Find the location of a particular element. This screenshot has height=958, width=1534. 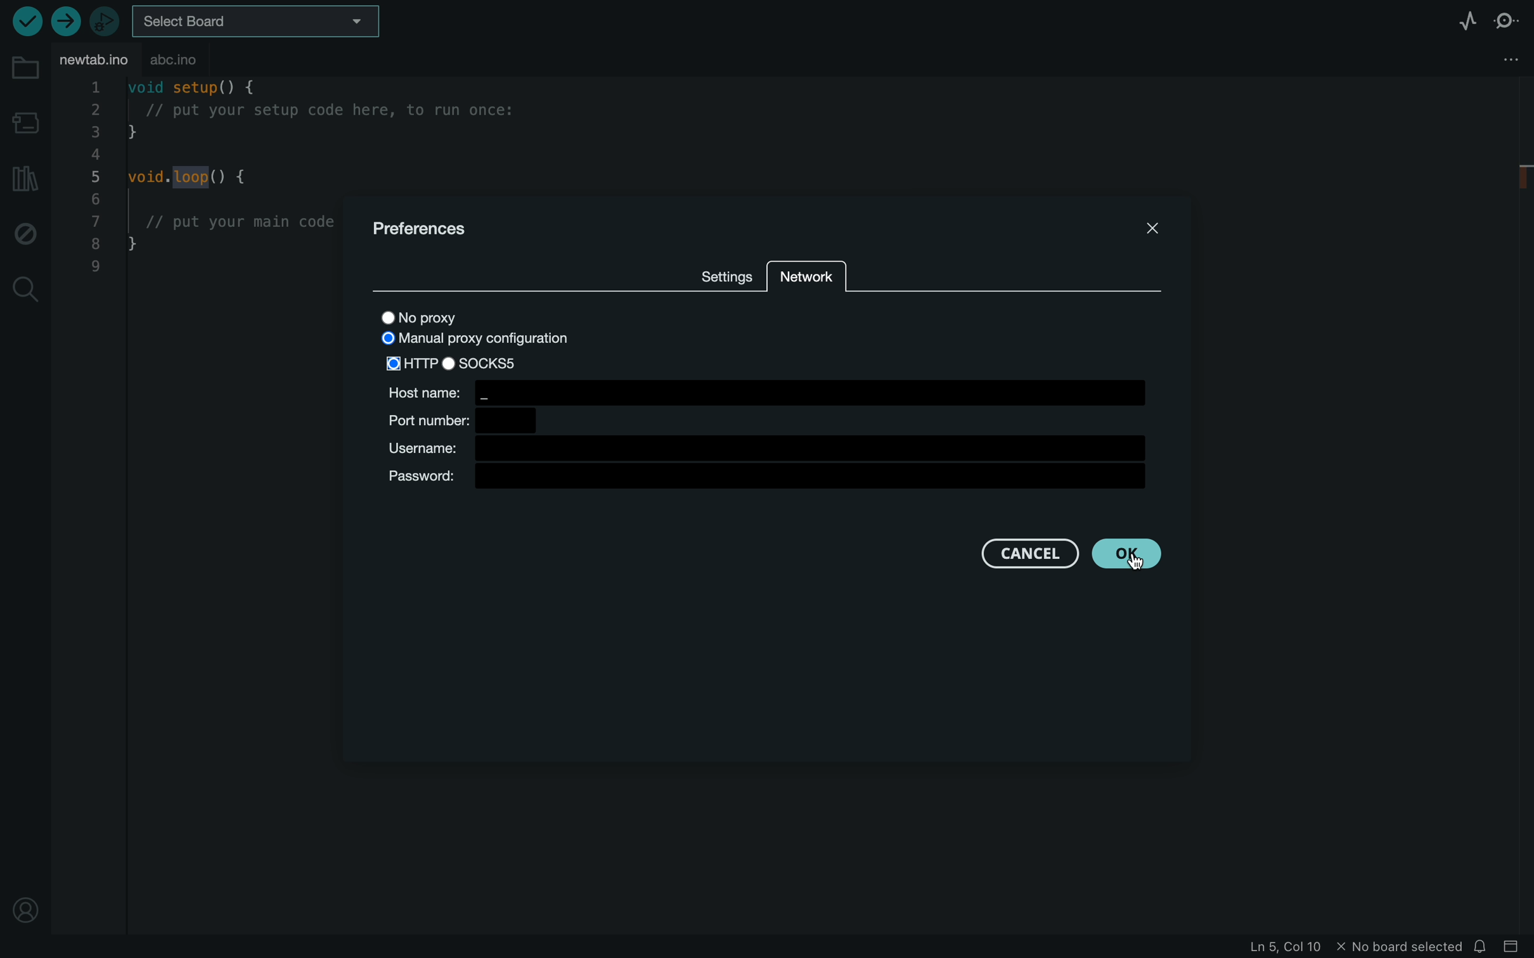

upload is located at coordinates (65, 23).